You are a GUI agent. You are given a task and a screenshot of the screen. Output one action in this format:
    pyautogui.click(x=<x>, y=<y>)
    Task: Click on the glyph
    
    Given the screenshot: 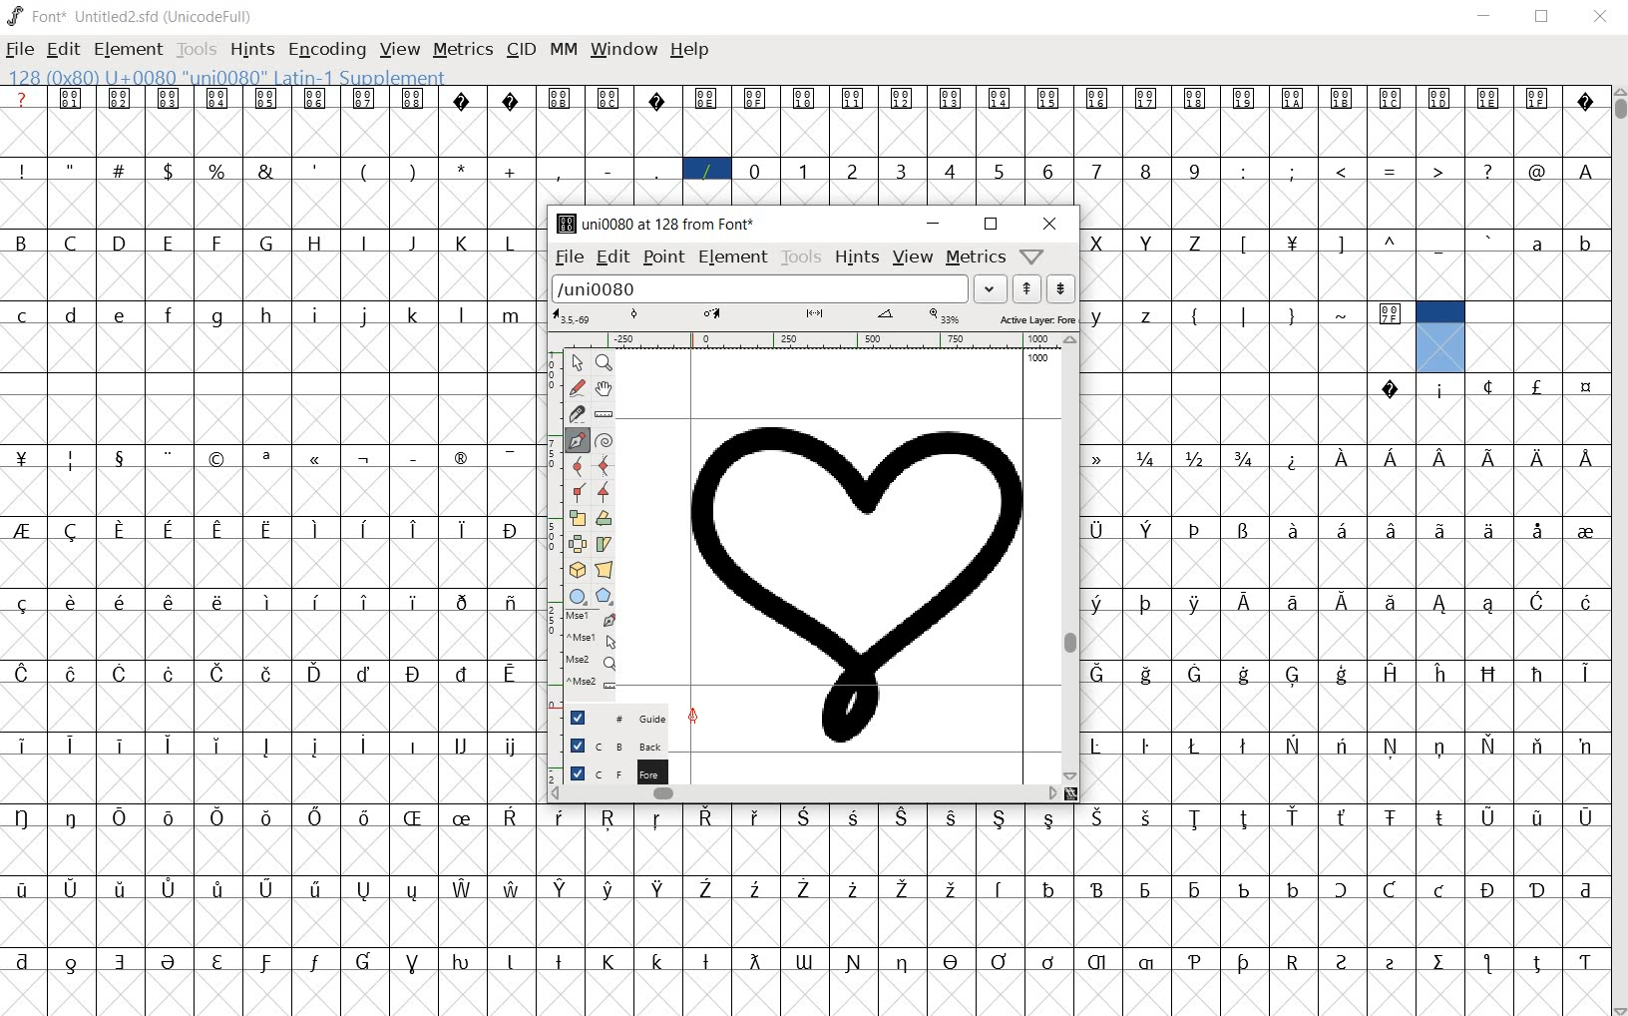 What is the action you would take?
    pyautogui.click(x=21, y=674)
    